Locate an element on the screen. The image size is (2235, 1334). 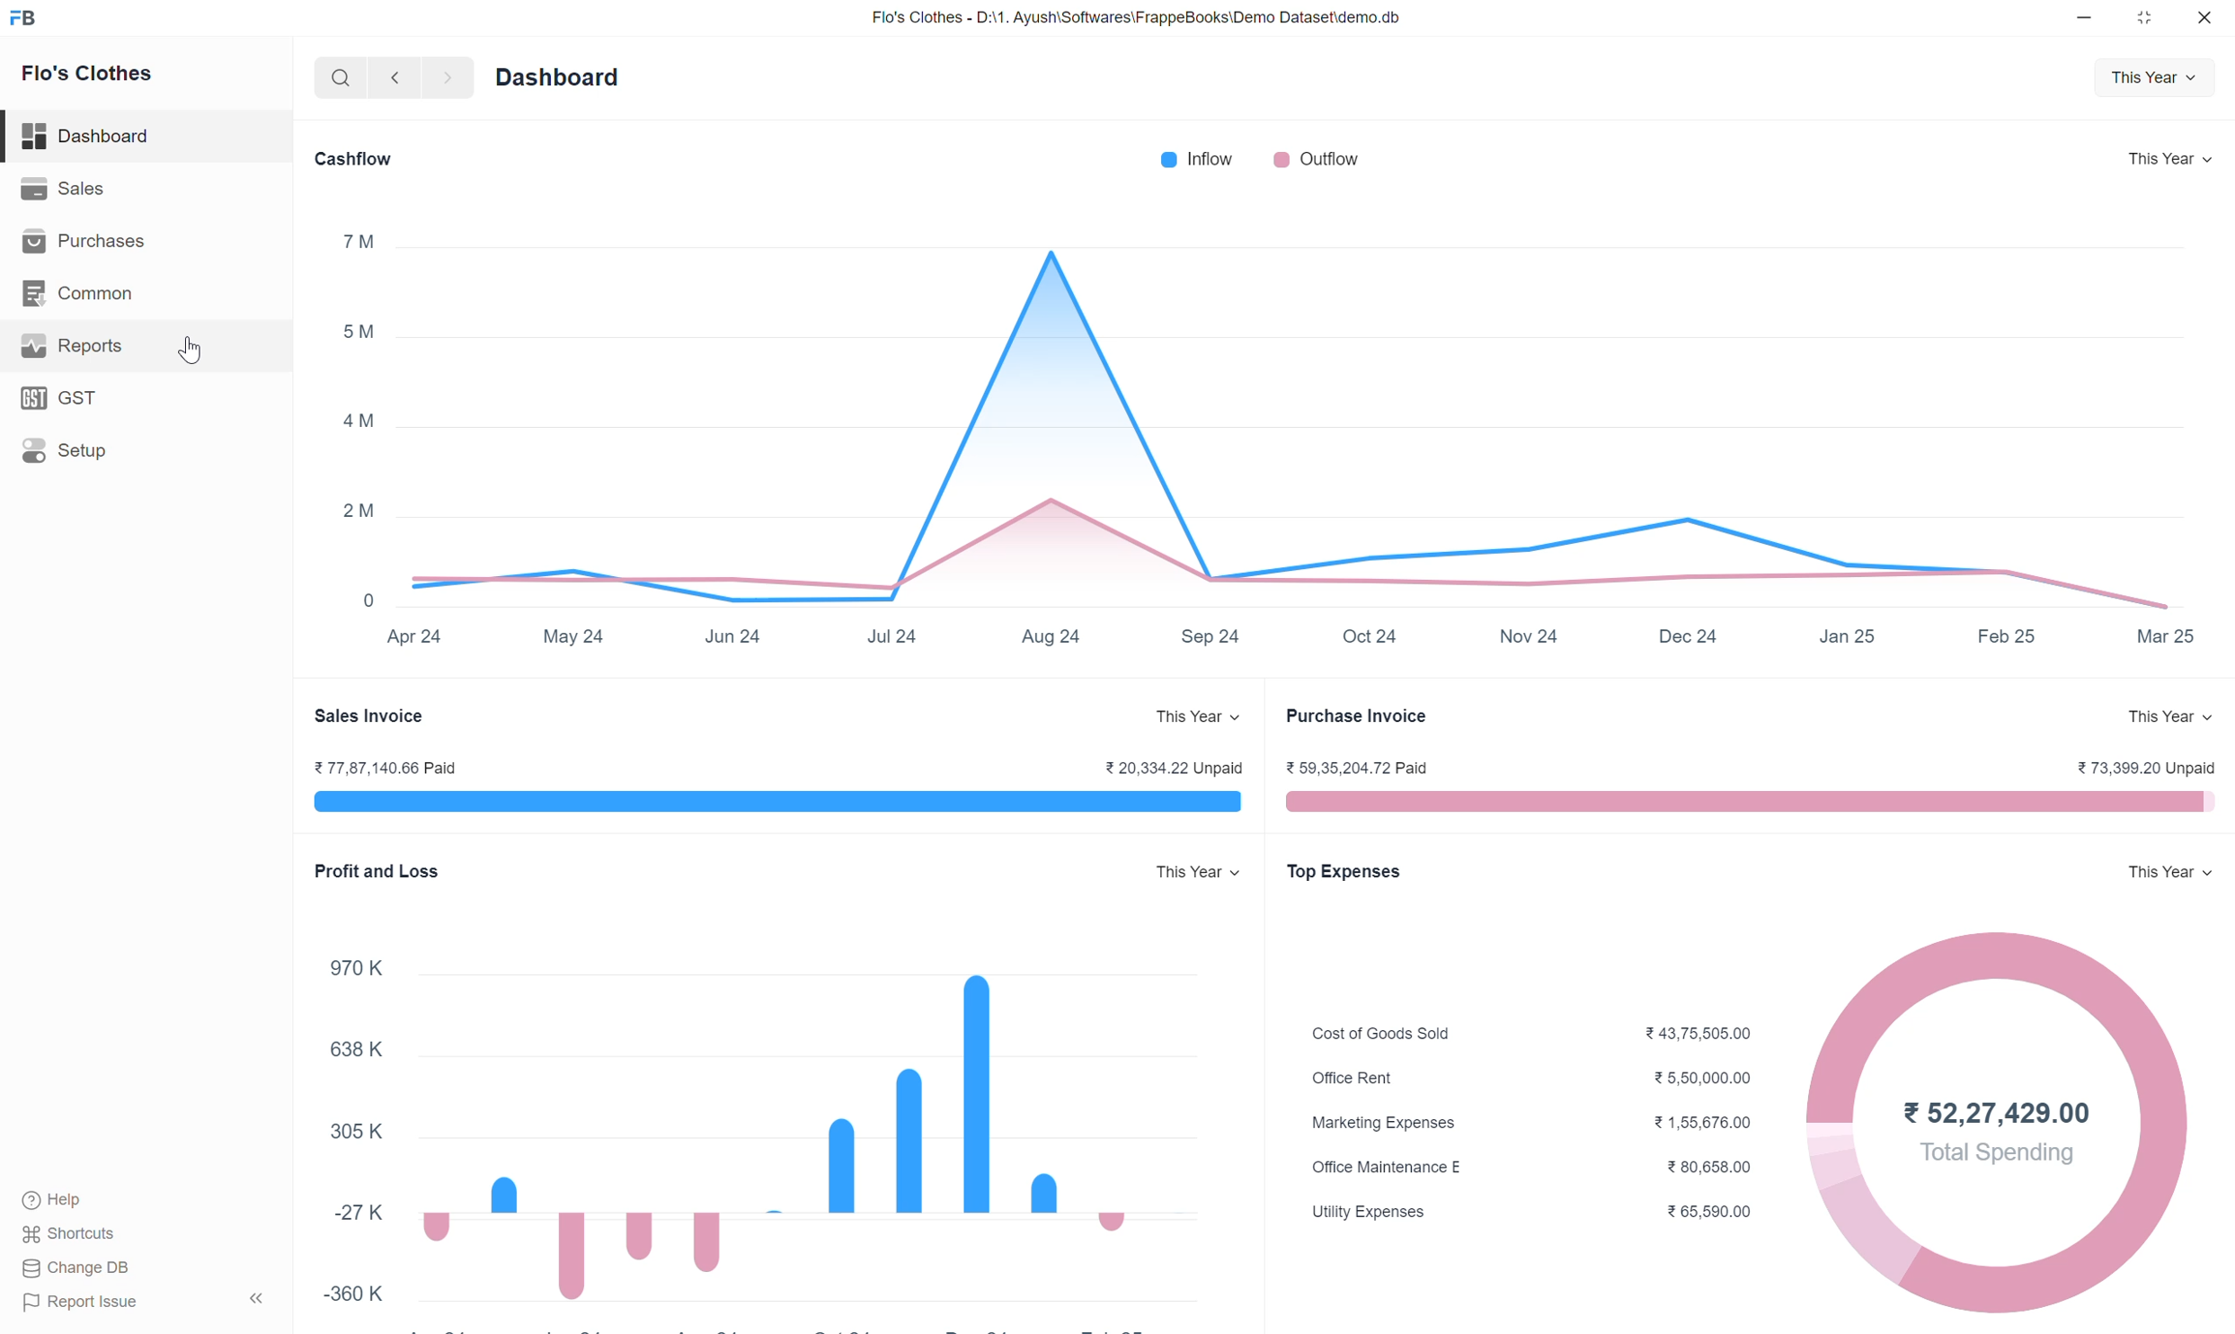
This Year is located at coordinates (2168, 870).